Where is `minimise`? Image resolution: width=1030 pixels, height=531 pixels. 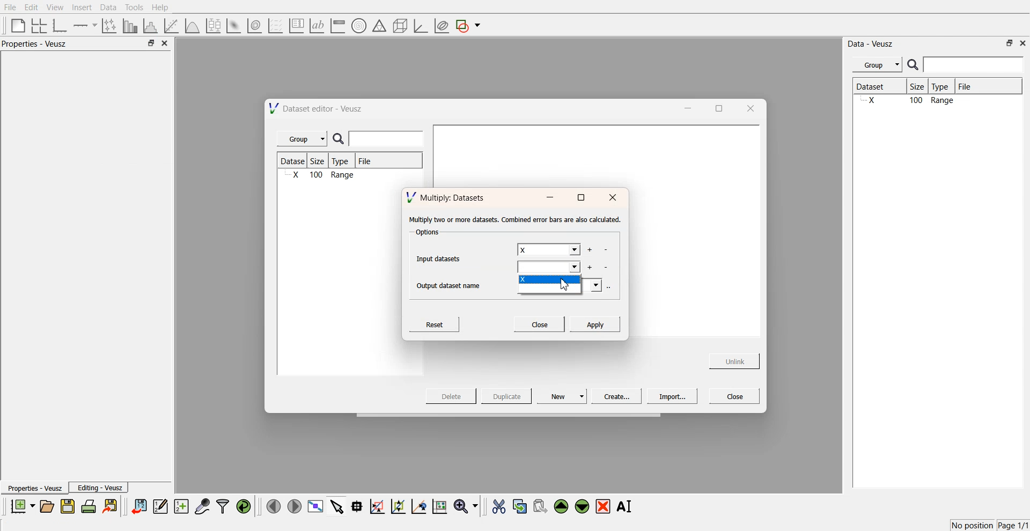
minimise is located at coordinates (685, 107).